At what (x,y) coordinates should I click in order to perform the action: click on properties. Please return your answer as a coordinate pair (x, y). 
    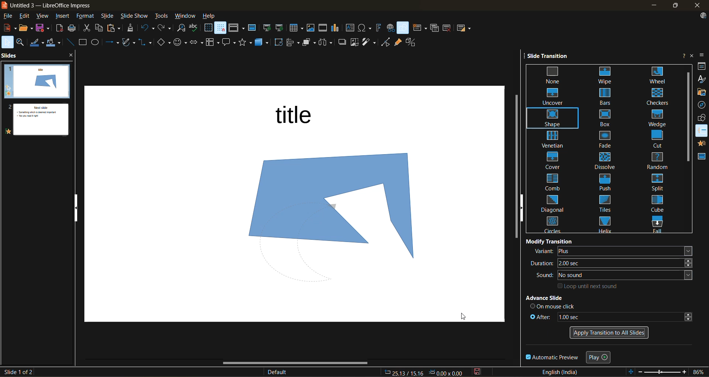
    Looking at the image, I should click on (702, 68).